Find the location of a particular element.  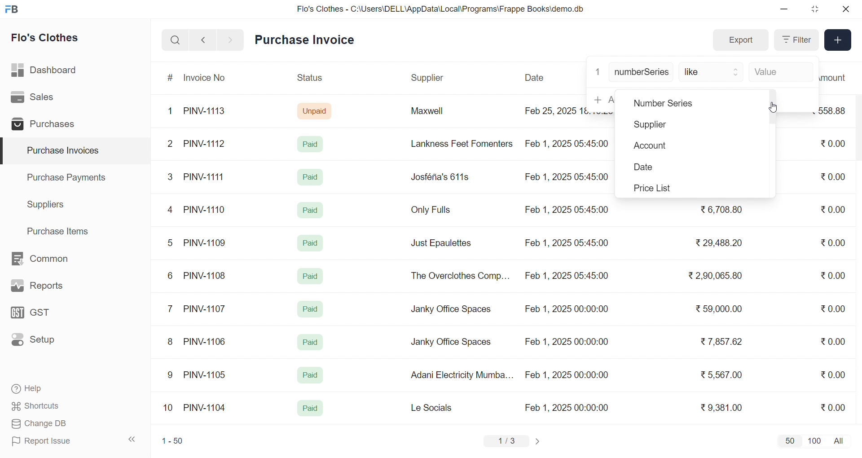

Purchase Payments is located at coordinates (69, 177).